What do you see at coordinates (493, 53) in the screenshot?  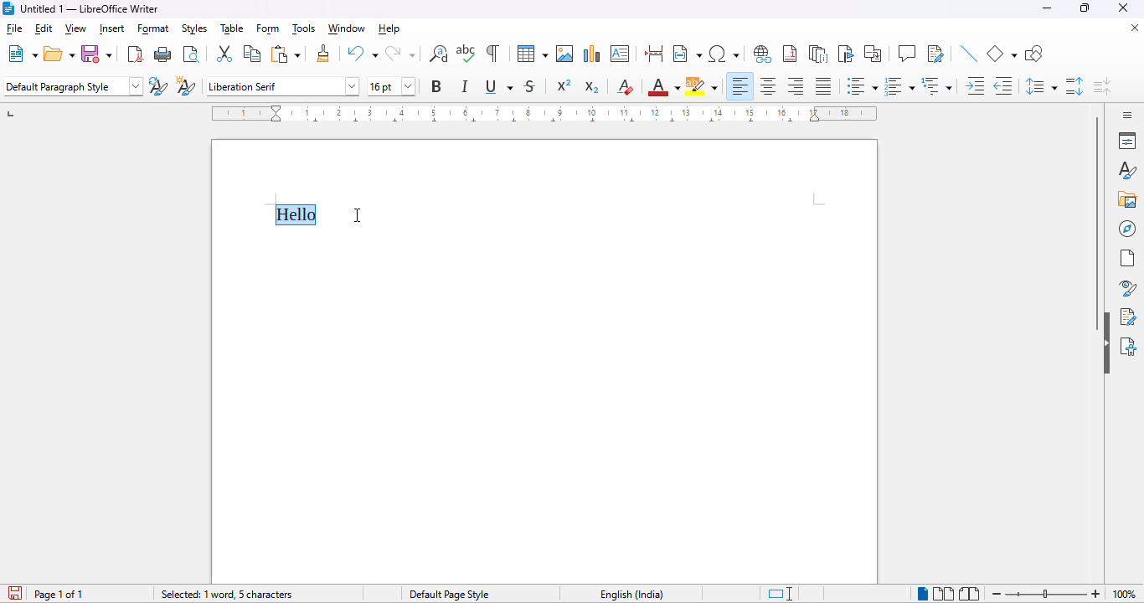 I see `toggle formatting marks` at bounding box center [493, 53].